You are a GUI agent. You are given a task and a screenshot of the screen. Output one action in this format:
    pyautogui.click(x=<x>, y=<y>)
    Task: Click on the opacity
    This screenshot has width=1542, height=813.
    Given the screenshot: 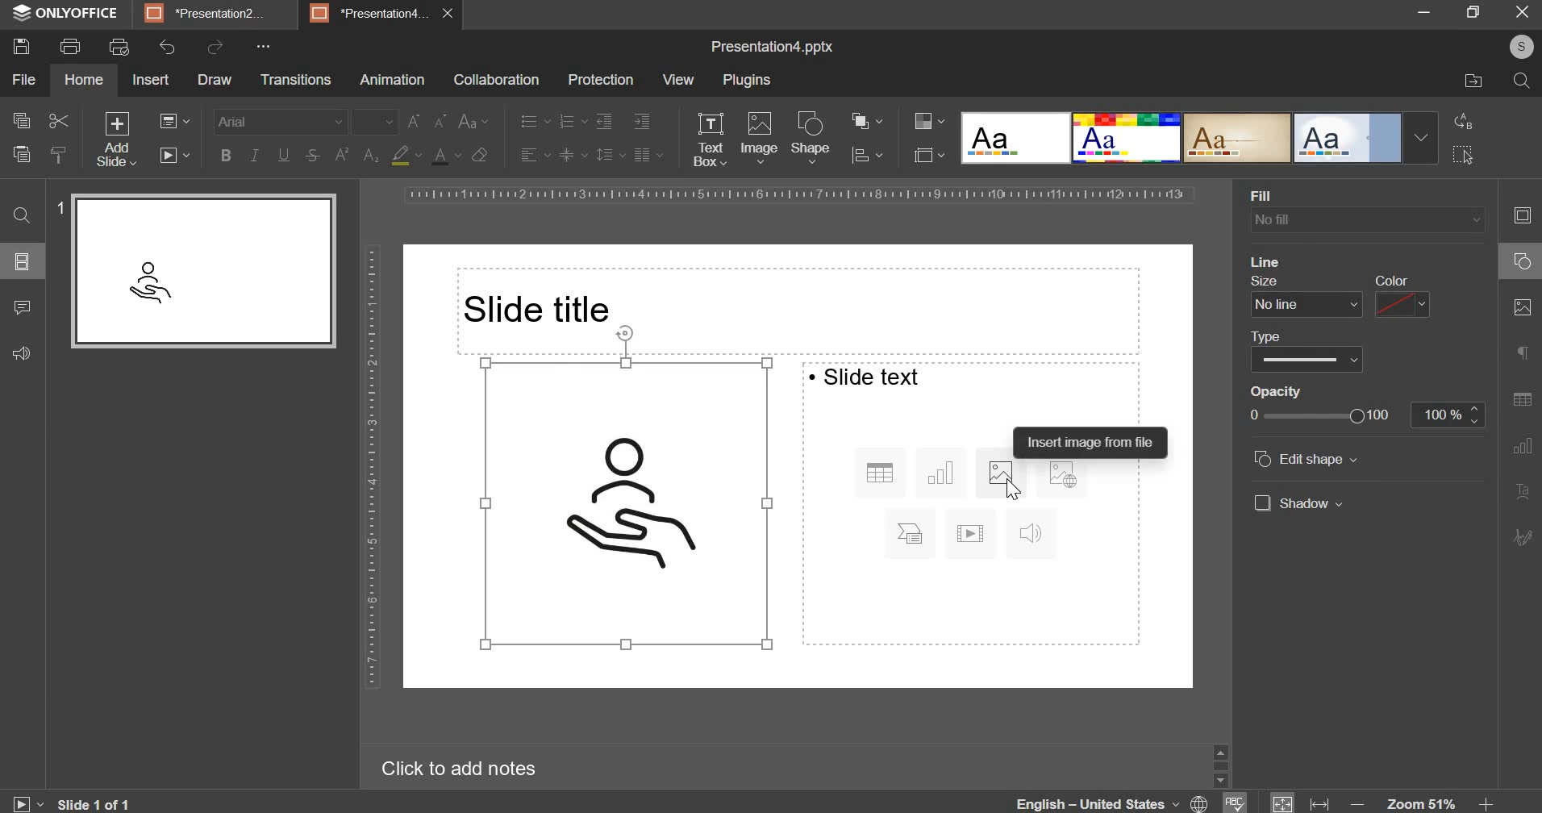 What is the action you would take?
    pyautogui.click(x=1450, y=416)
    